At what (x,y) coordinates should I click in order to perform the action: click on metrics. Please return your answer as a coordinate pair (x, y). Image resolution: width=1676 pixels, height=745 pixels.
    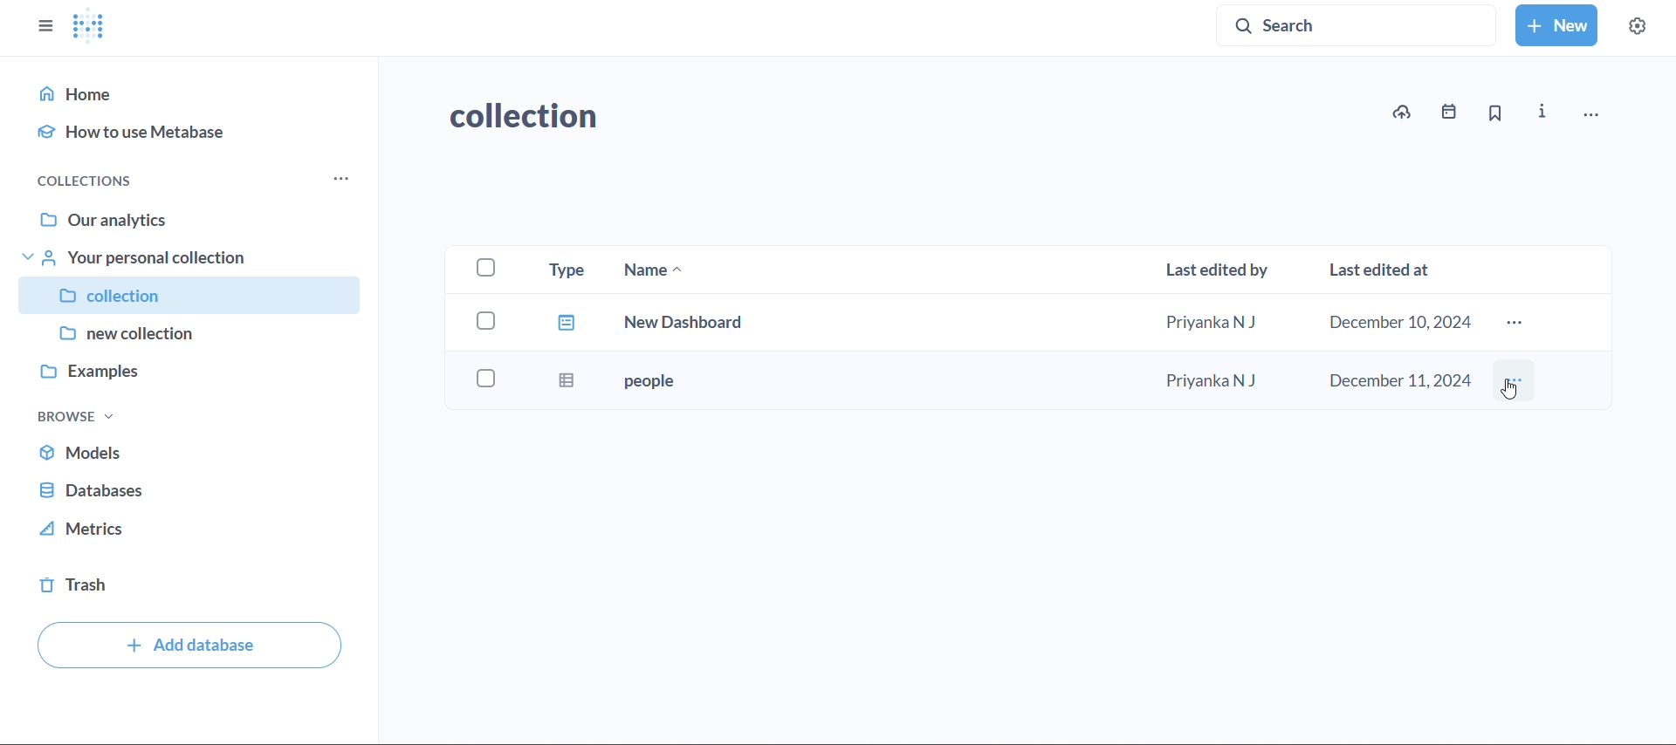
    Looking at the image, I should click on (192, 535).